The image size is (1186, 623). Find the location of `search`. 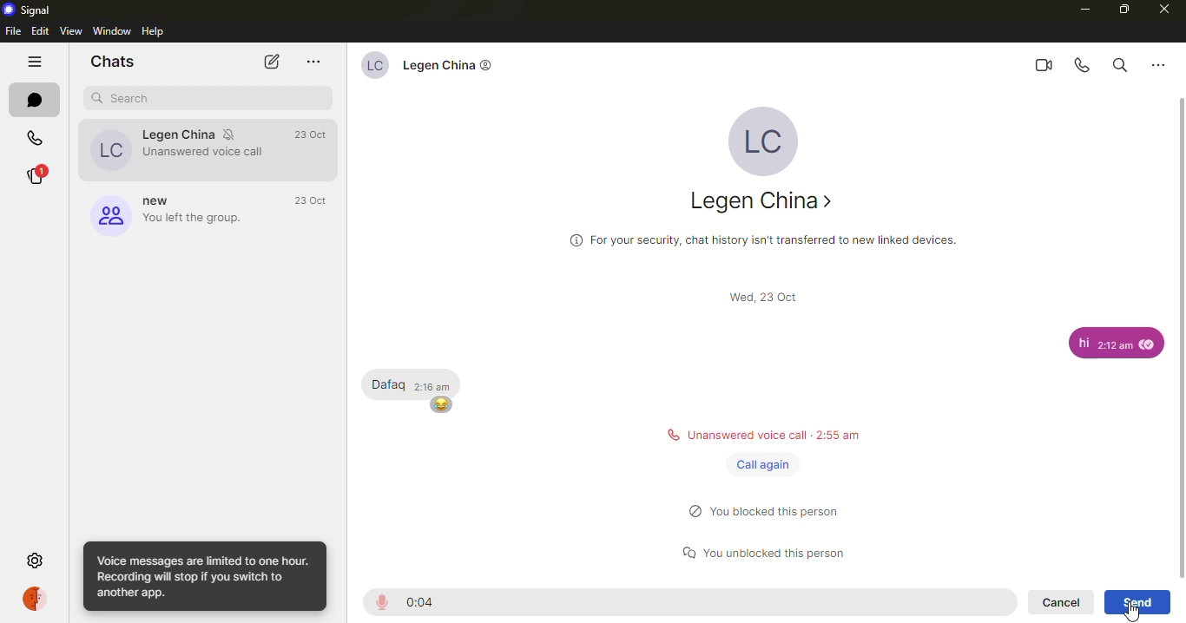

search is located at coordinates (1118, 62).